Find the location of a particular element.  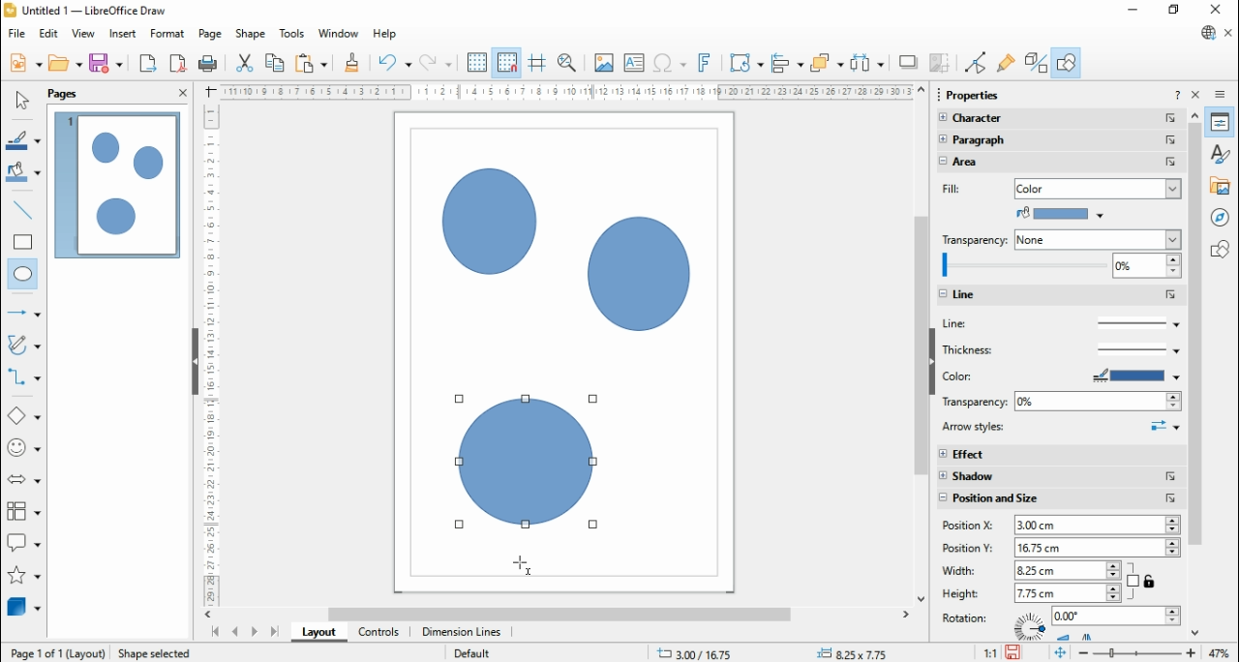

effect is located at coordinates (1060, 453).